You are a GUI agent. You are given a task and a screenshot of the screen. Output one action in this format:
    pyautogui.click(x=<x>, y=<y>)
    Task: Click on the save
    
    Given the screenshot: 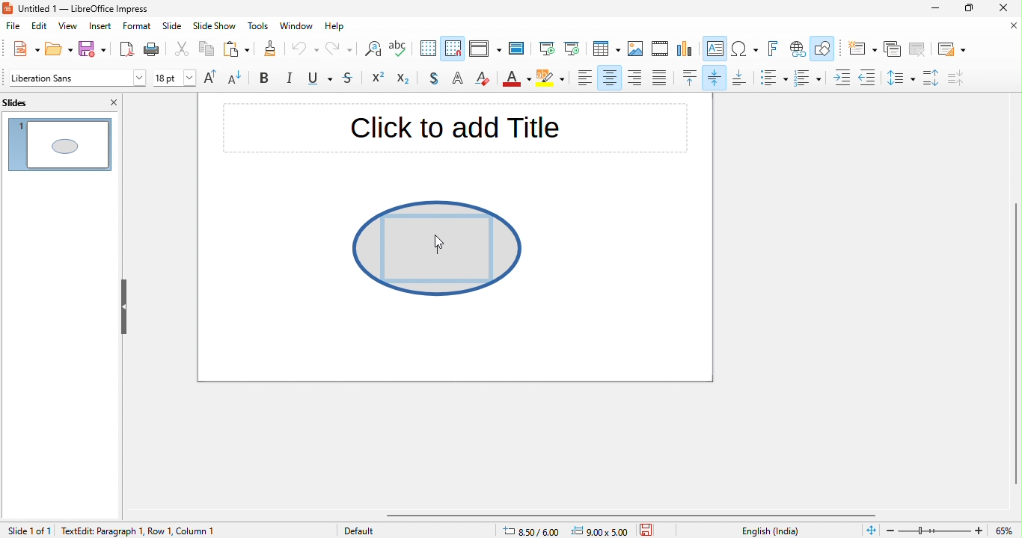 What is the action you would take?
    pyautogui.click(x=92, y=50)
    